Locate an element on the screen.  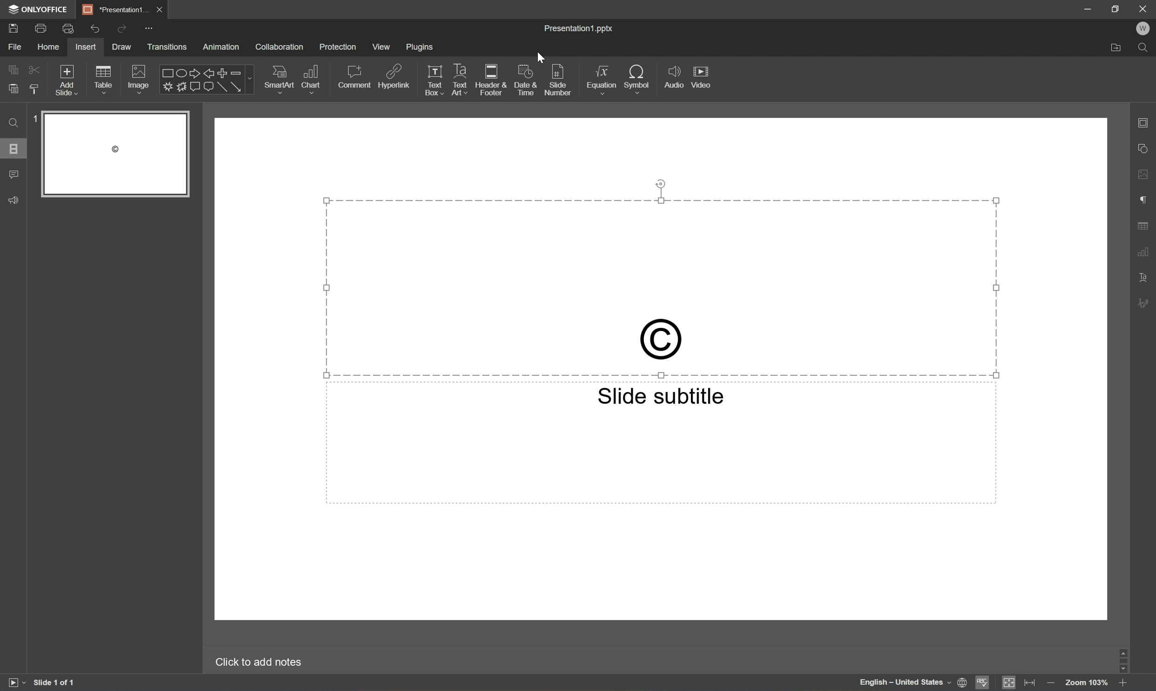
View is located at coordinates (382, 47).